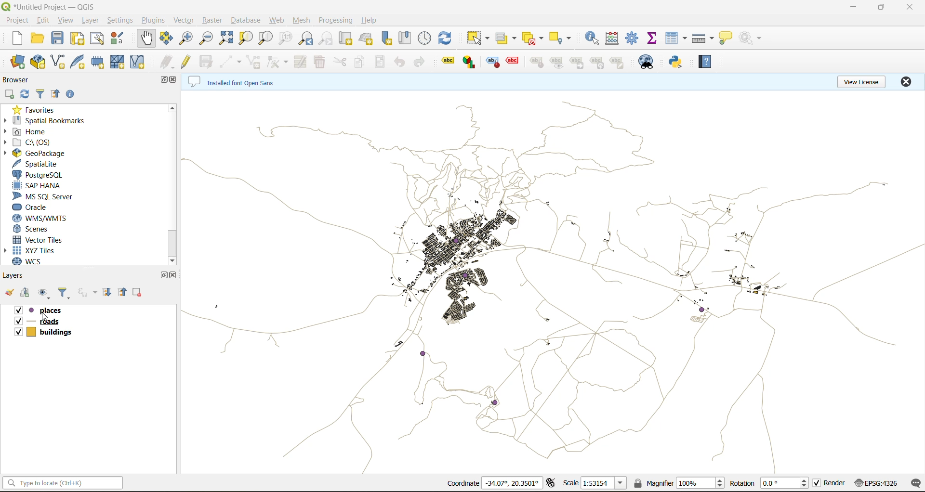 The height and width of the screenshot is (492, 925). Describe the element at coordinates (175, 80) in the screenshot. I see `close` at that location.